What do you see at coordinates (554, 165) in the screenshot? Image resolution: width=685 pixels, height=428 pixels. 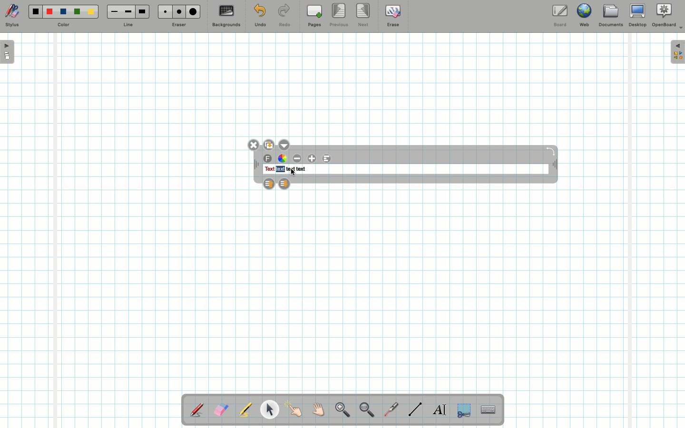 I see `Move` at bounding box center [554, 165].